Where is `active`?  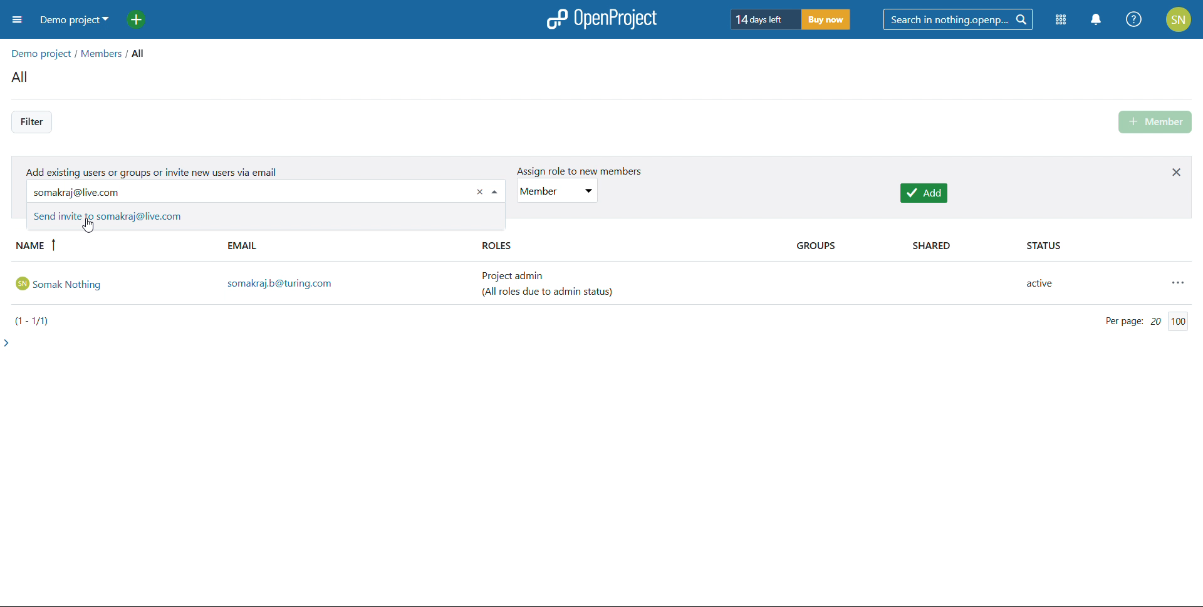 active is located at coordinates (1046, 285).